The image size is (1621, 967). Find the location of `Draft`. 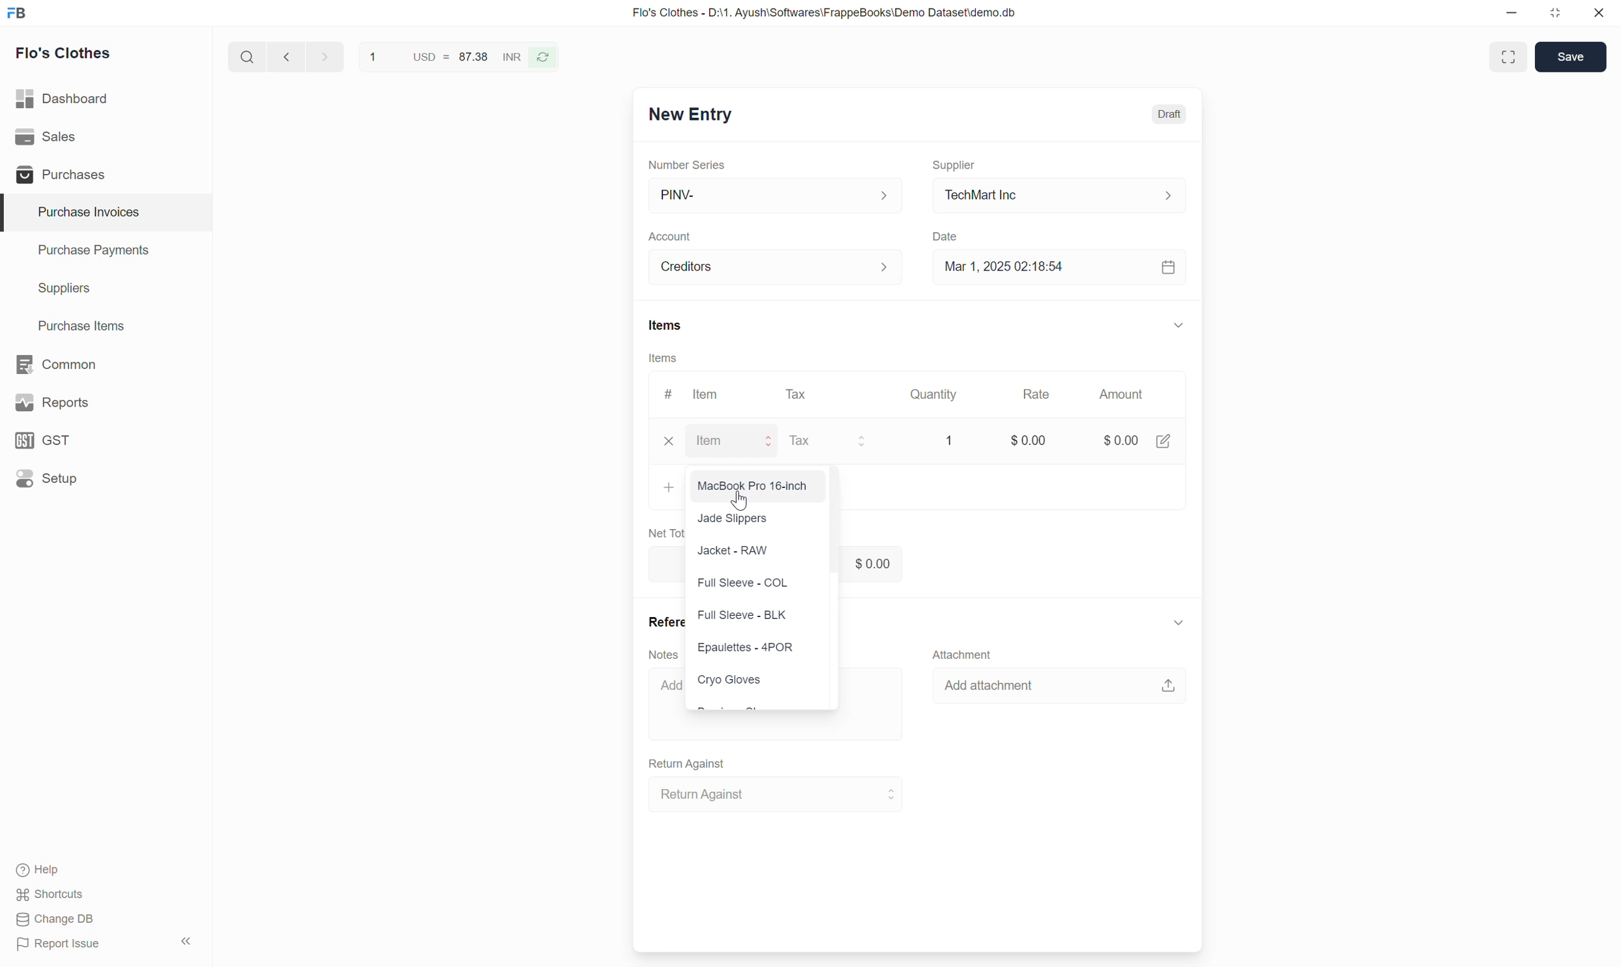

Draft is located at coordinates (1170, 115).